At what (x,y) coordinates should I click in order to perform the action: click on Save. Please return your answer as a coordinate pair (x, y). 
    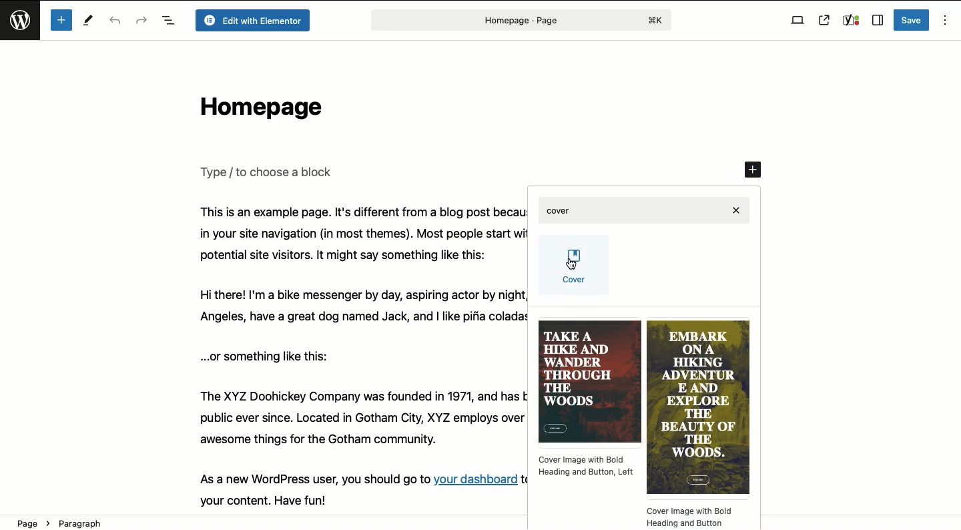
    Looking at the image, I should click on (912, 20).